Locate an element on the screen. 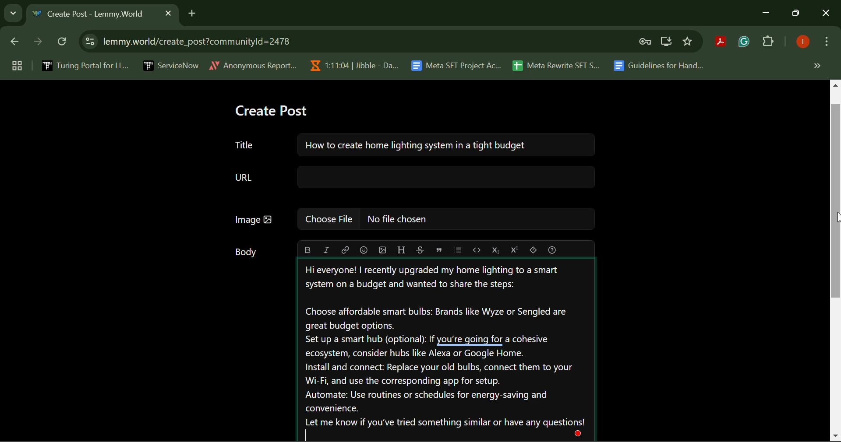  More Options is located at coordinates (826, 43).